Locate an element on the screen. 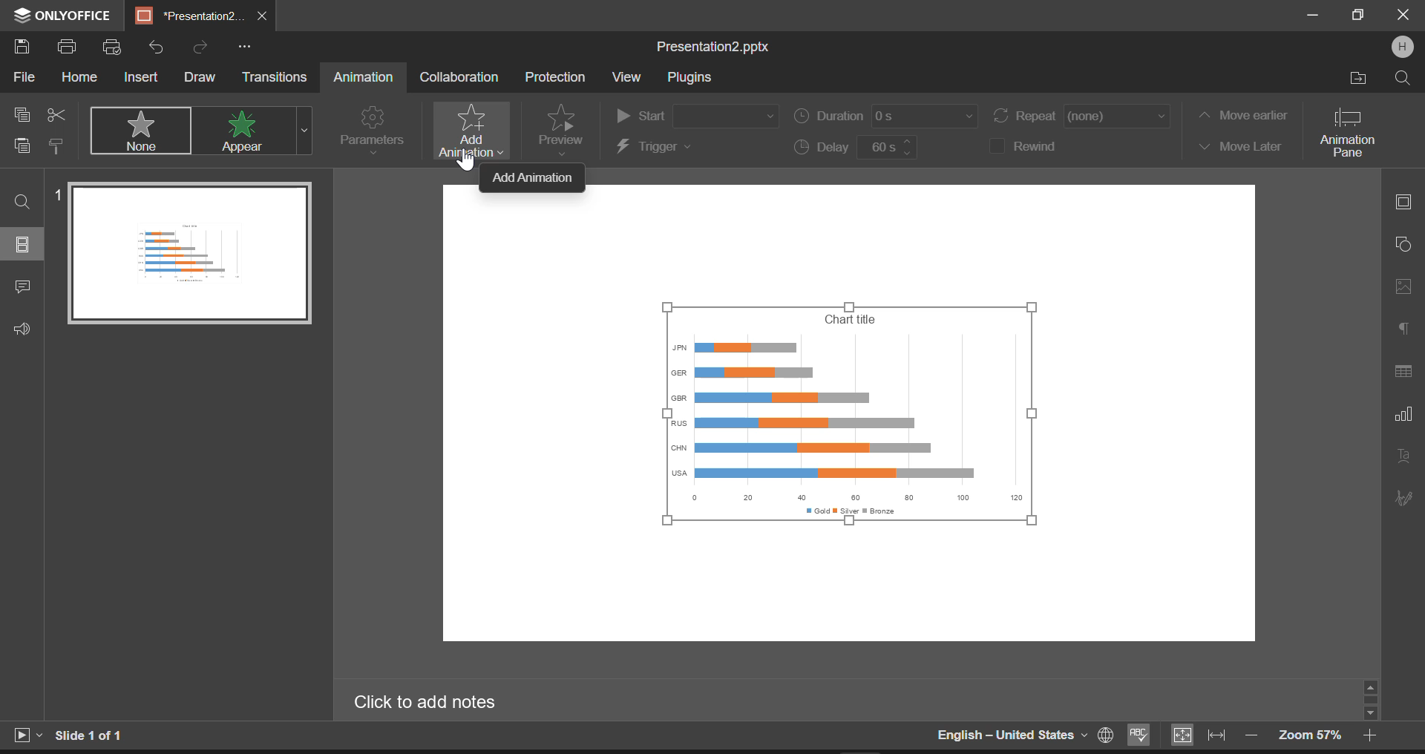 Image resolution: width=1425 pixels, height=754 pixels. *Presentation2.pptx is located at coordinates (189, 16).